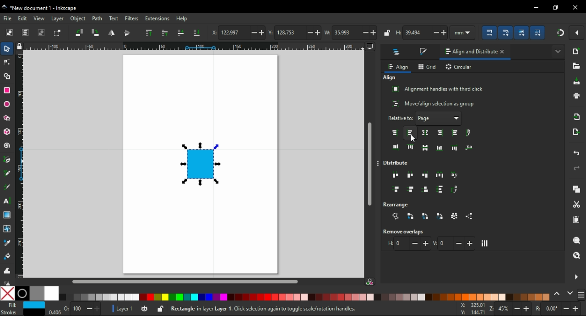 The width and height of the screenshot is (586, 316). I want to click on lower, so click(180, 32).